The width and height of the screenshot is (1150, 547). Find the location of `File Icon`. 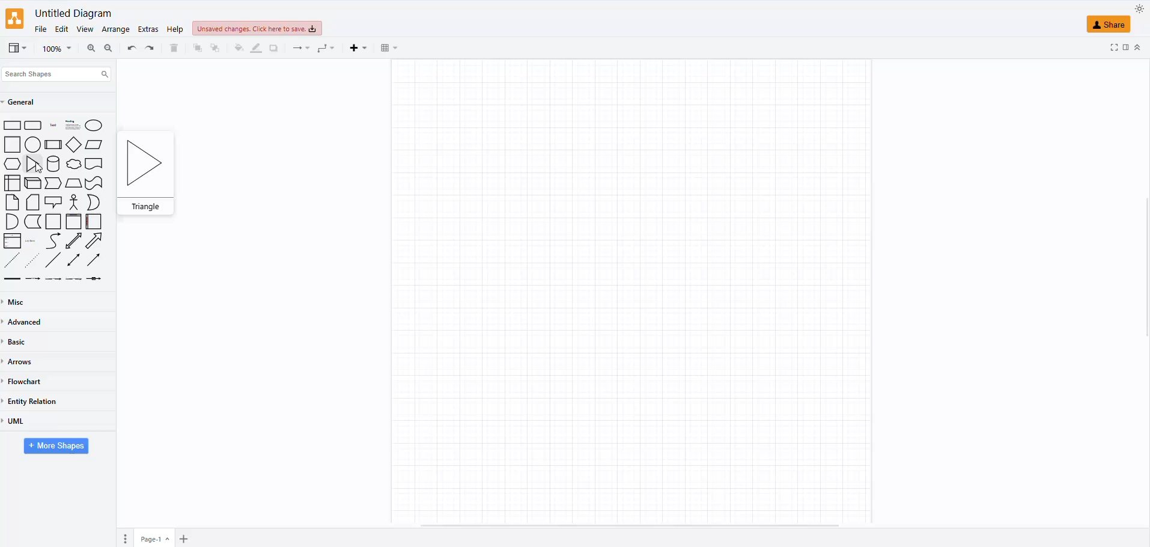

File Icon is located at coordinates (13, 203).